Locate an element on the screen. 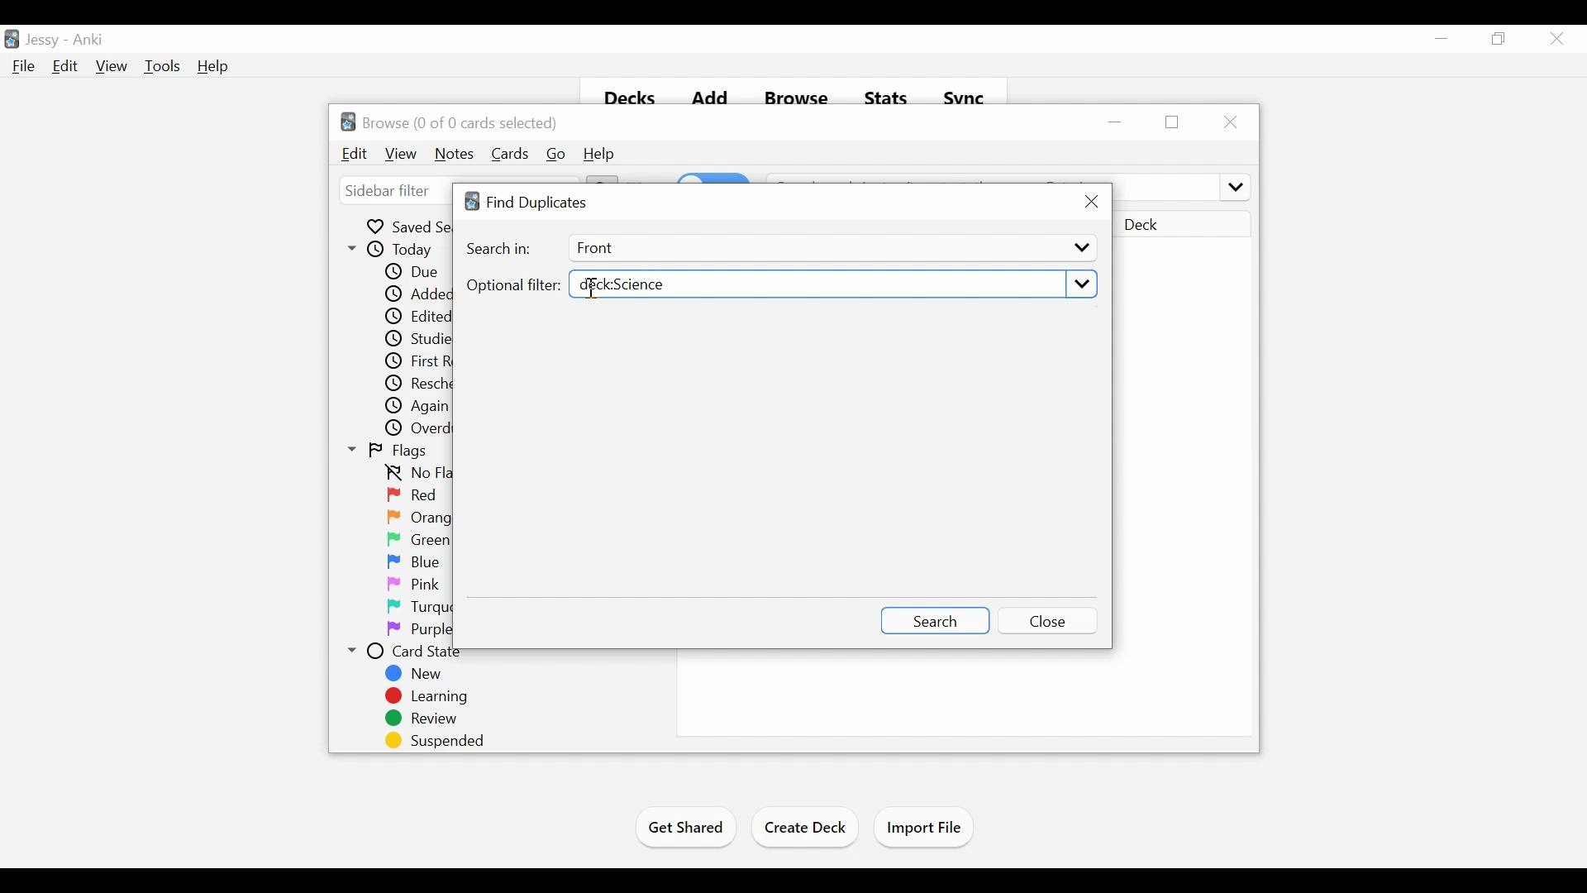 This screenshot has width=1587, height=893. Optional Filter is located at coordinates (512, 286).